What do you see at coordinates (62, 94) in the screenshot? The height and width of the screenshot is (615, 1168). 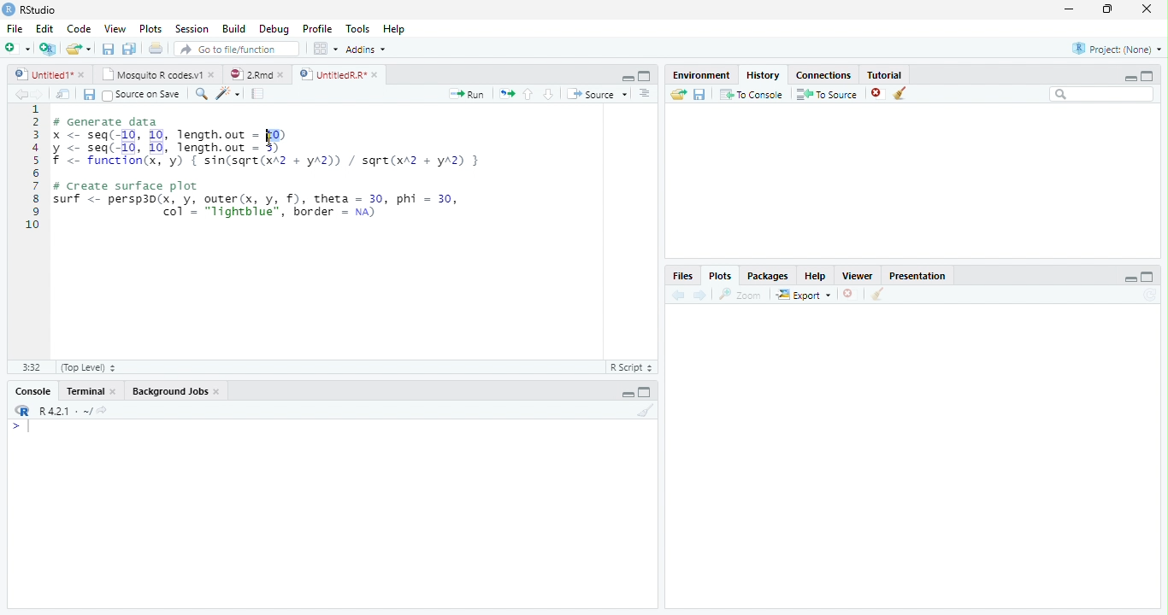 I see `Show in new window` at bounding box center [62, 94].